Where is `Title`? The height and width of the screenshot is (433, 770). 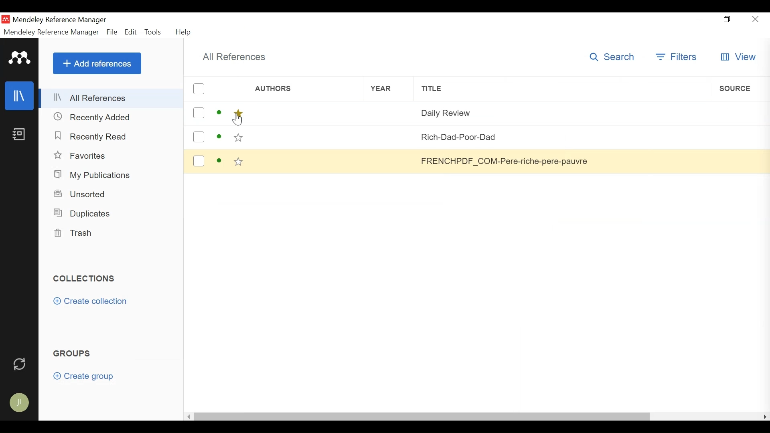
Title is located at coordinates (557, 89).